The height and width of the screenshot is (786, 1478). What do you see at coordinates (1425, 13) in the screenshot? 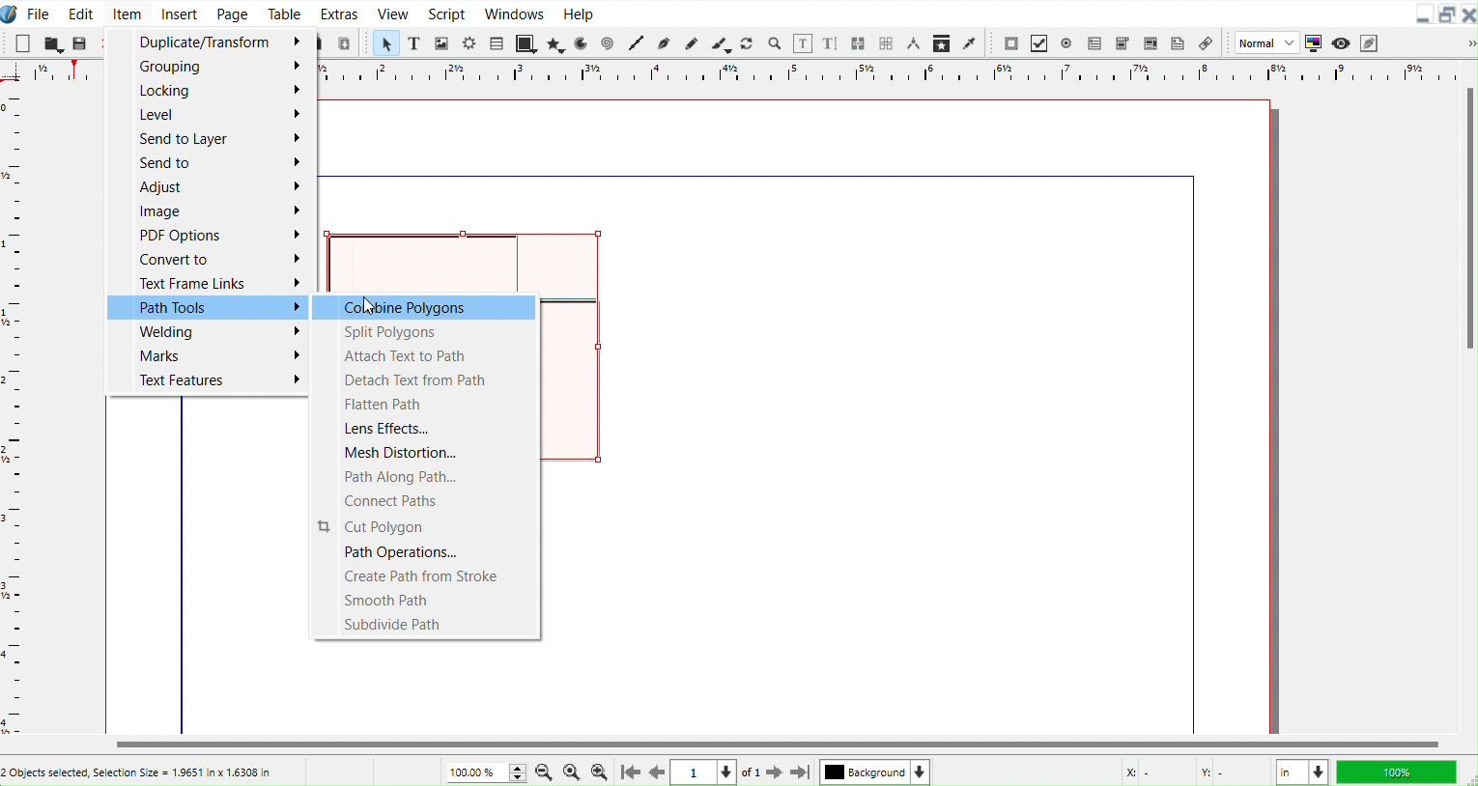
I see `Minimize` at bounding box center [1425, 13].